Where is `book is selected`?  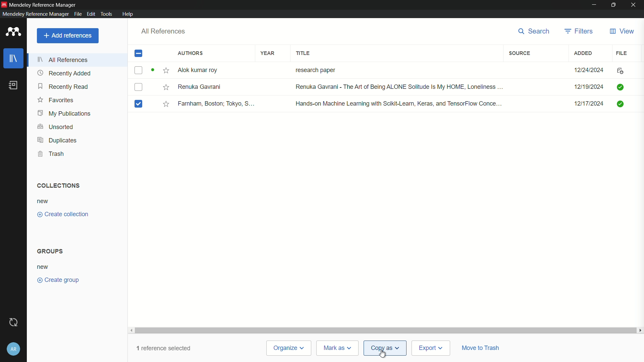 book is selected is located at coordinates (139, 103).